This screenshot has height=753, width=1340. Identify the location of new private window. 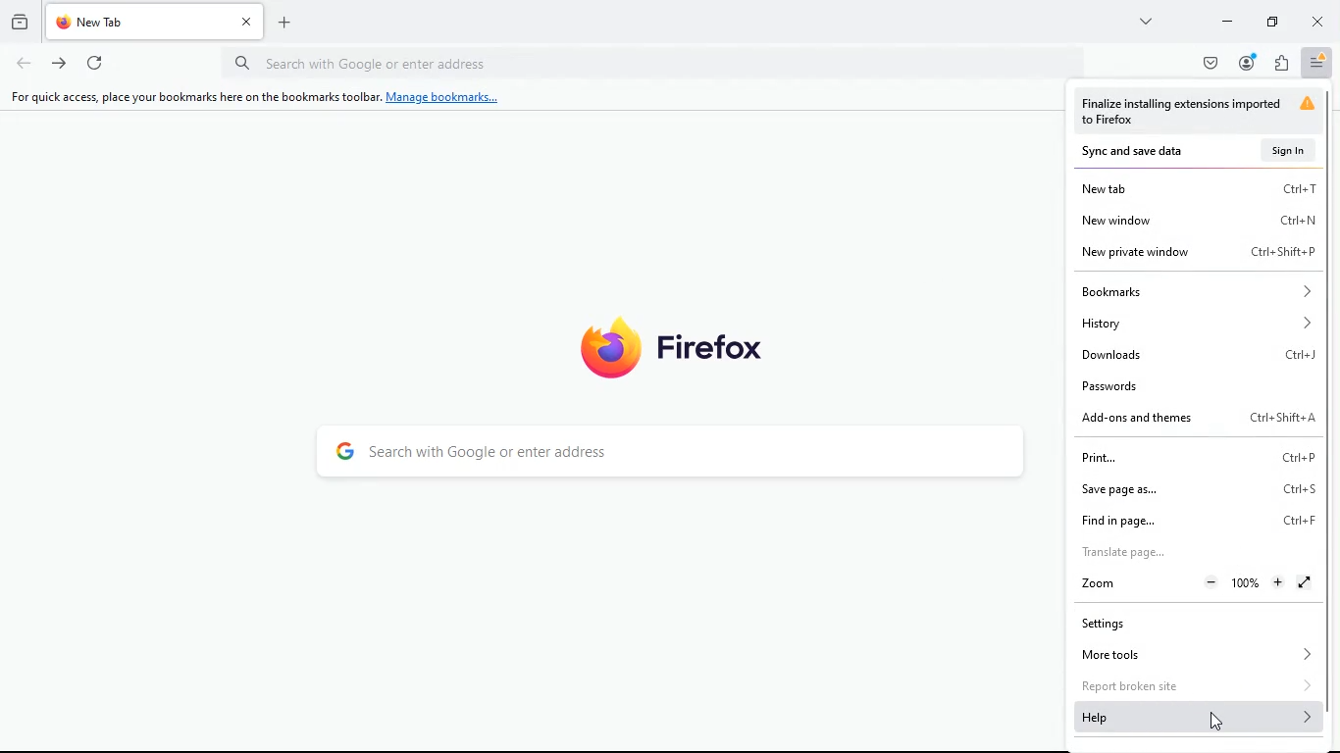
(1208, 256).